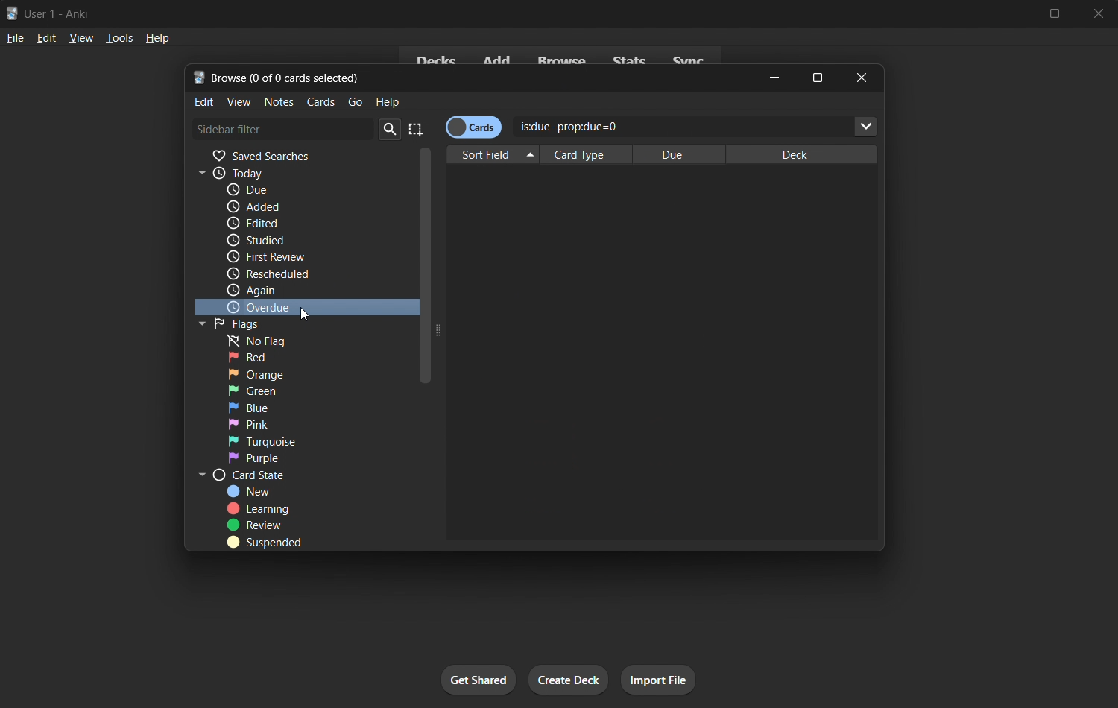 This screenshot has height=708, width=1118. Describe the element at coordinates (357, 102) in the screenshot. I see `go` at that location.